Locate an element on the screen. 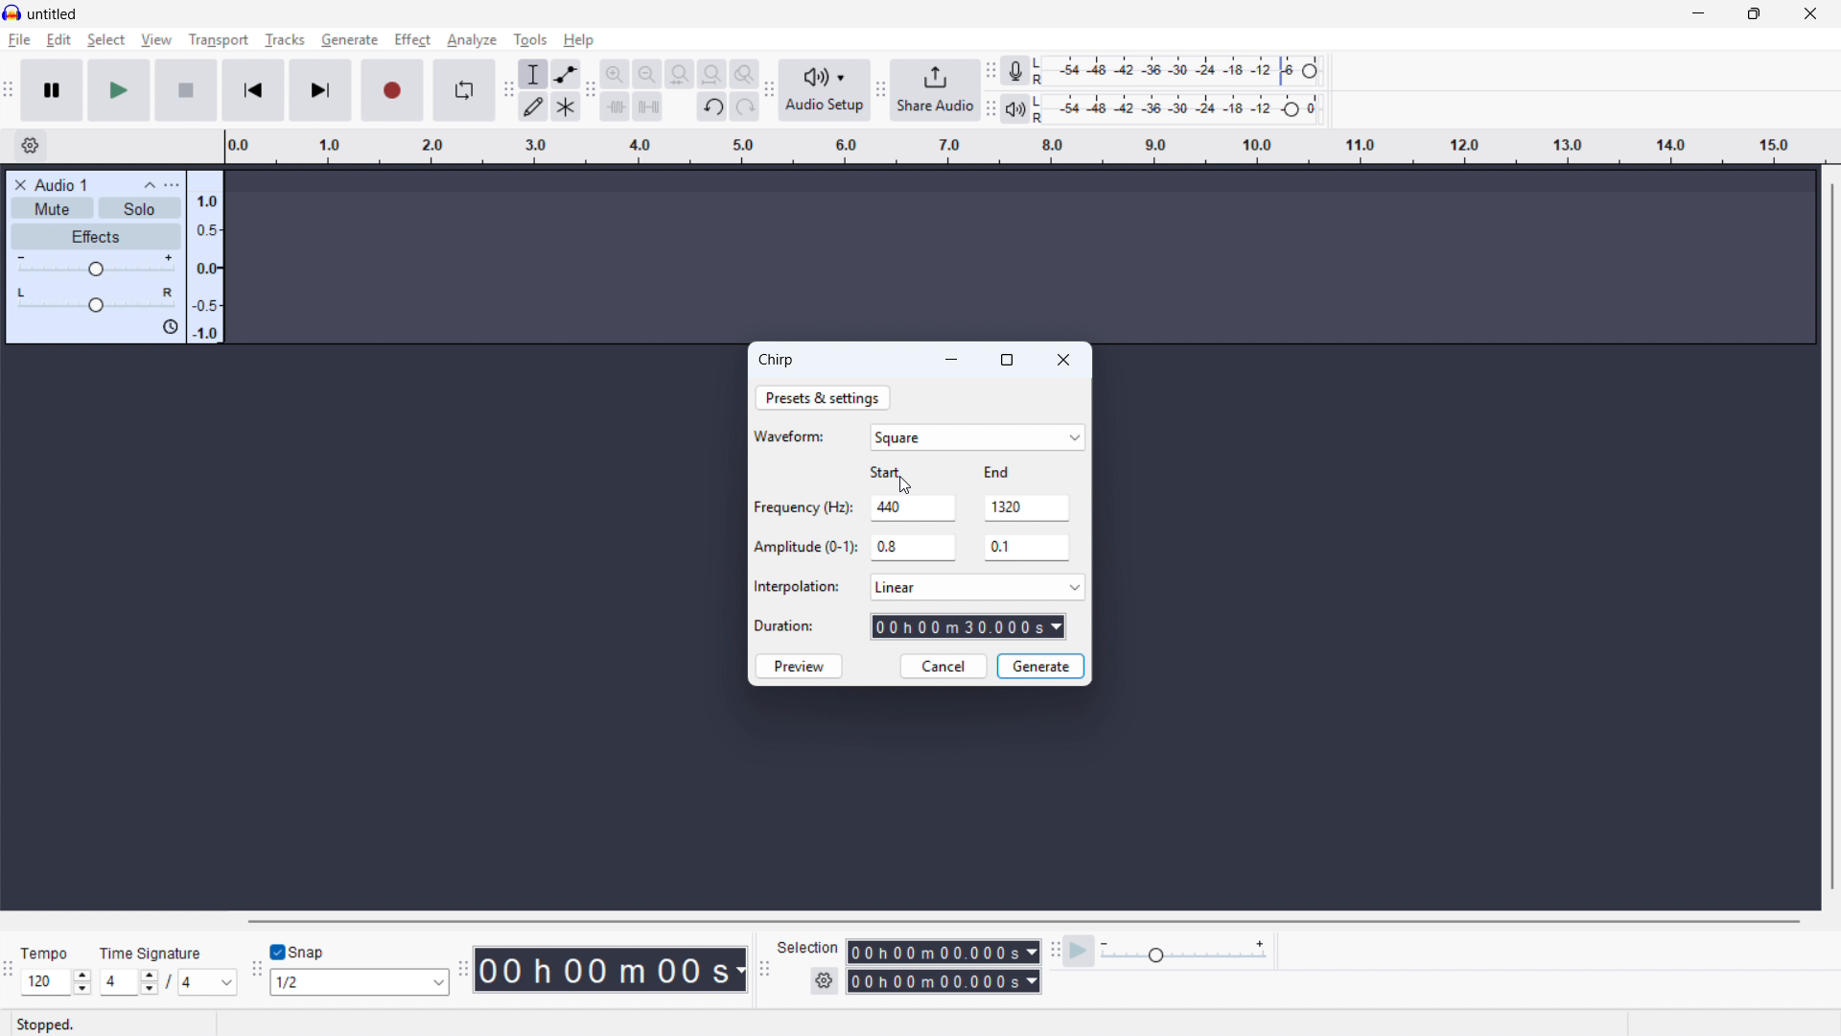  End is located at coordinates (994, 472).